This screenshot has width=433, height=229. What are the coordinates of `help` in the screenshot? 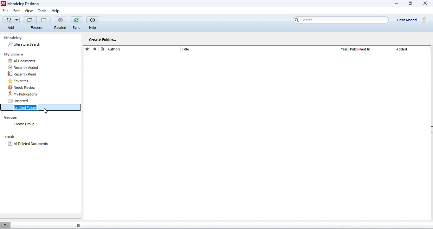 It's located at (58, 11).